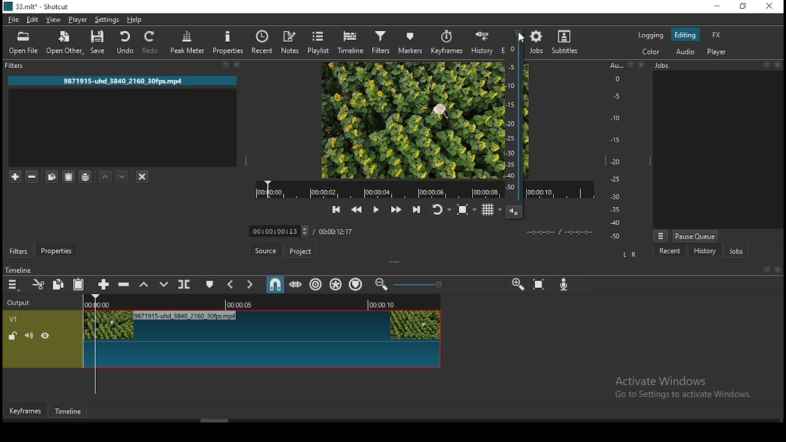 Image resolution: width=786 pixels, height=442 pixels. What do you see at coordinates (539, 42) in the screenshot?
I see `jobs` at bounding box center [539, 42].